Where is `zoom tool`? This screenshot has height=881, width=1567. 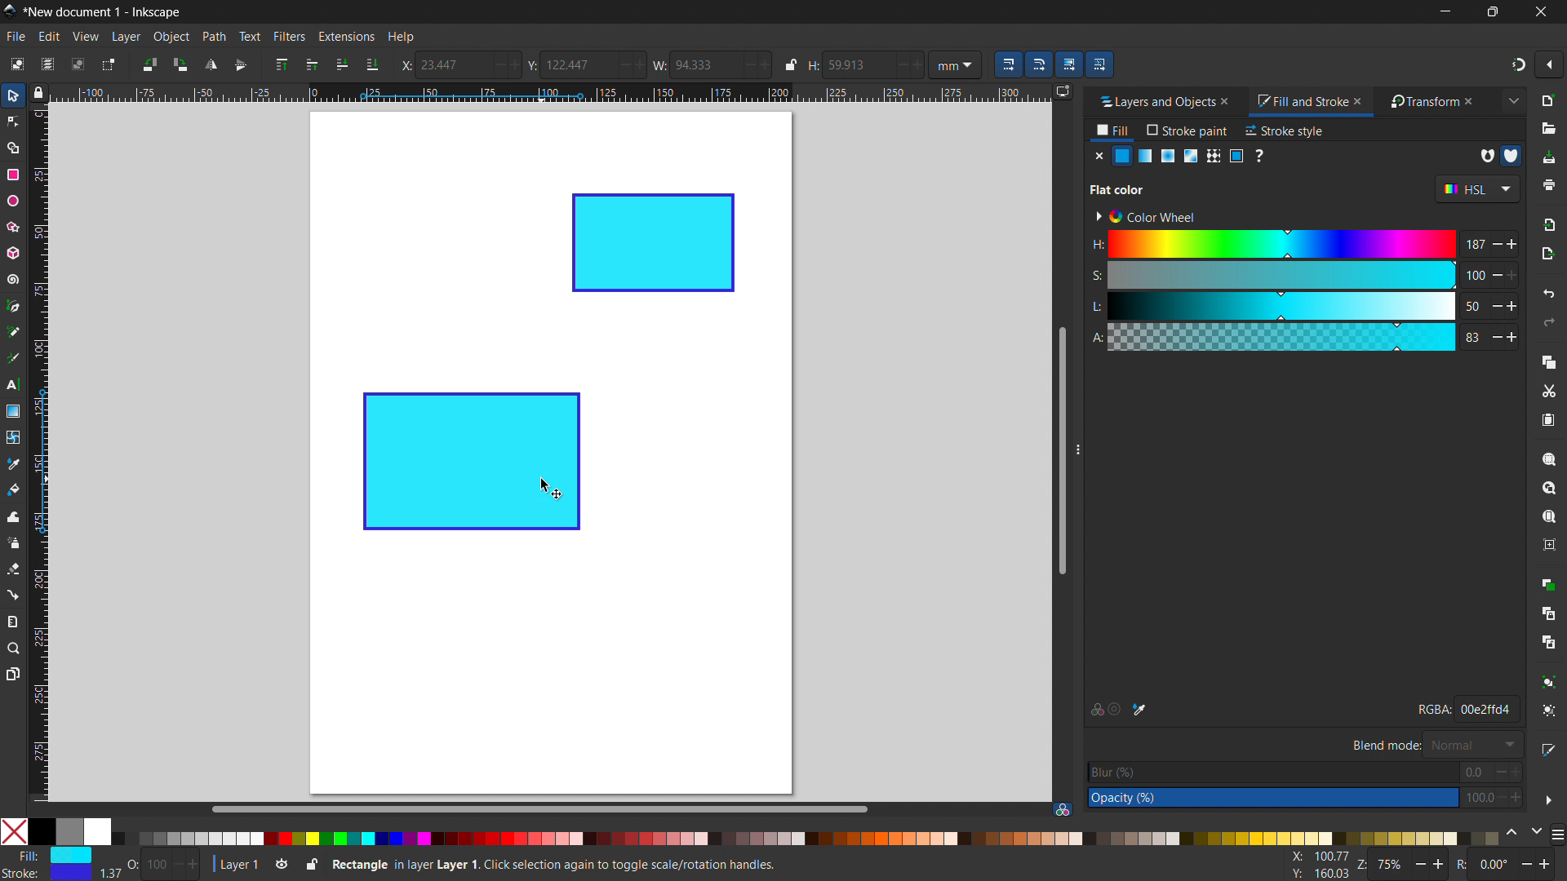 zoom tool is located at coordinates (14, 647).